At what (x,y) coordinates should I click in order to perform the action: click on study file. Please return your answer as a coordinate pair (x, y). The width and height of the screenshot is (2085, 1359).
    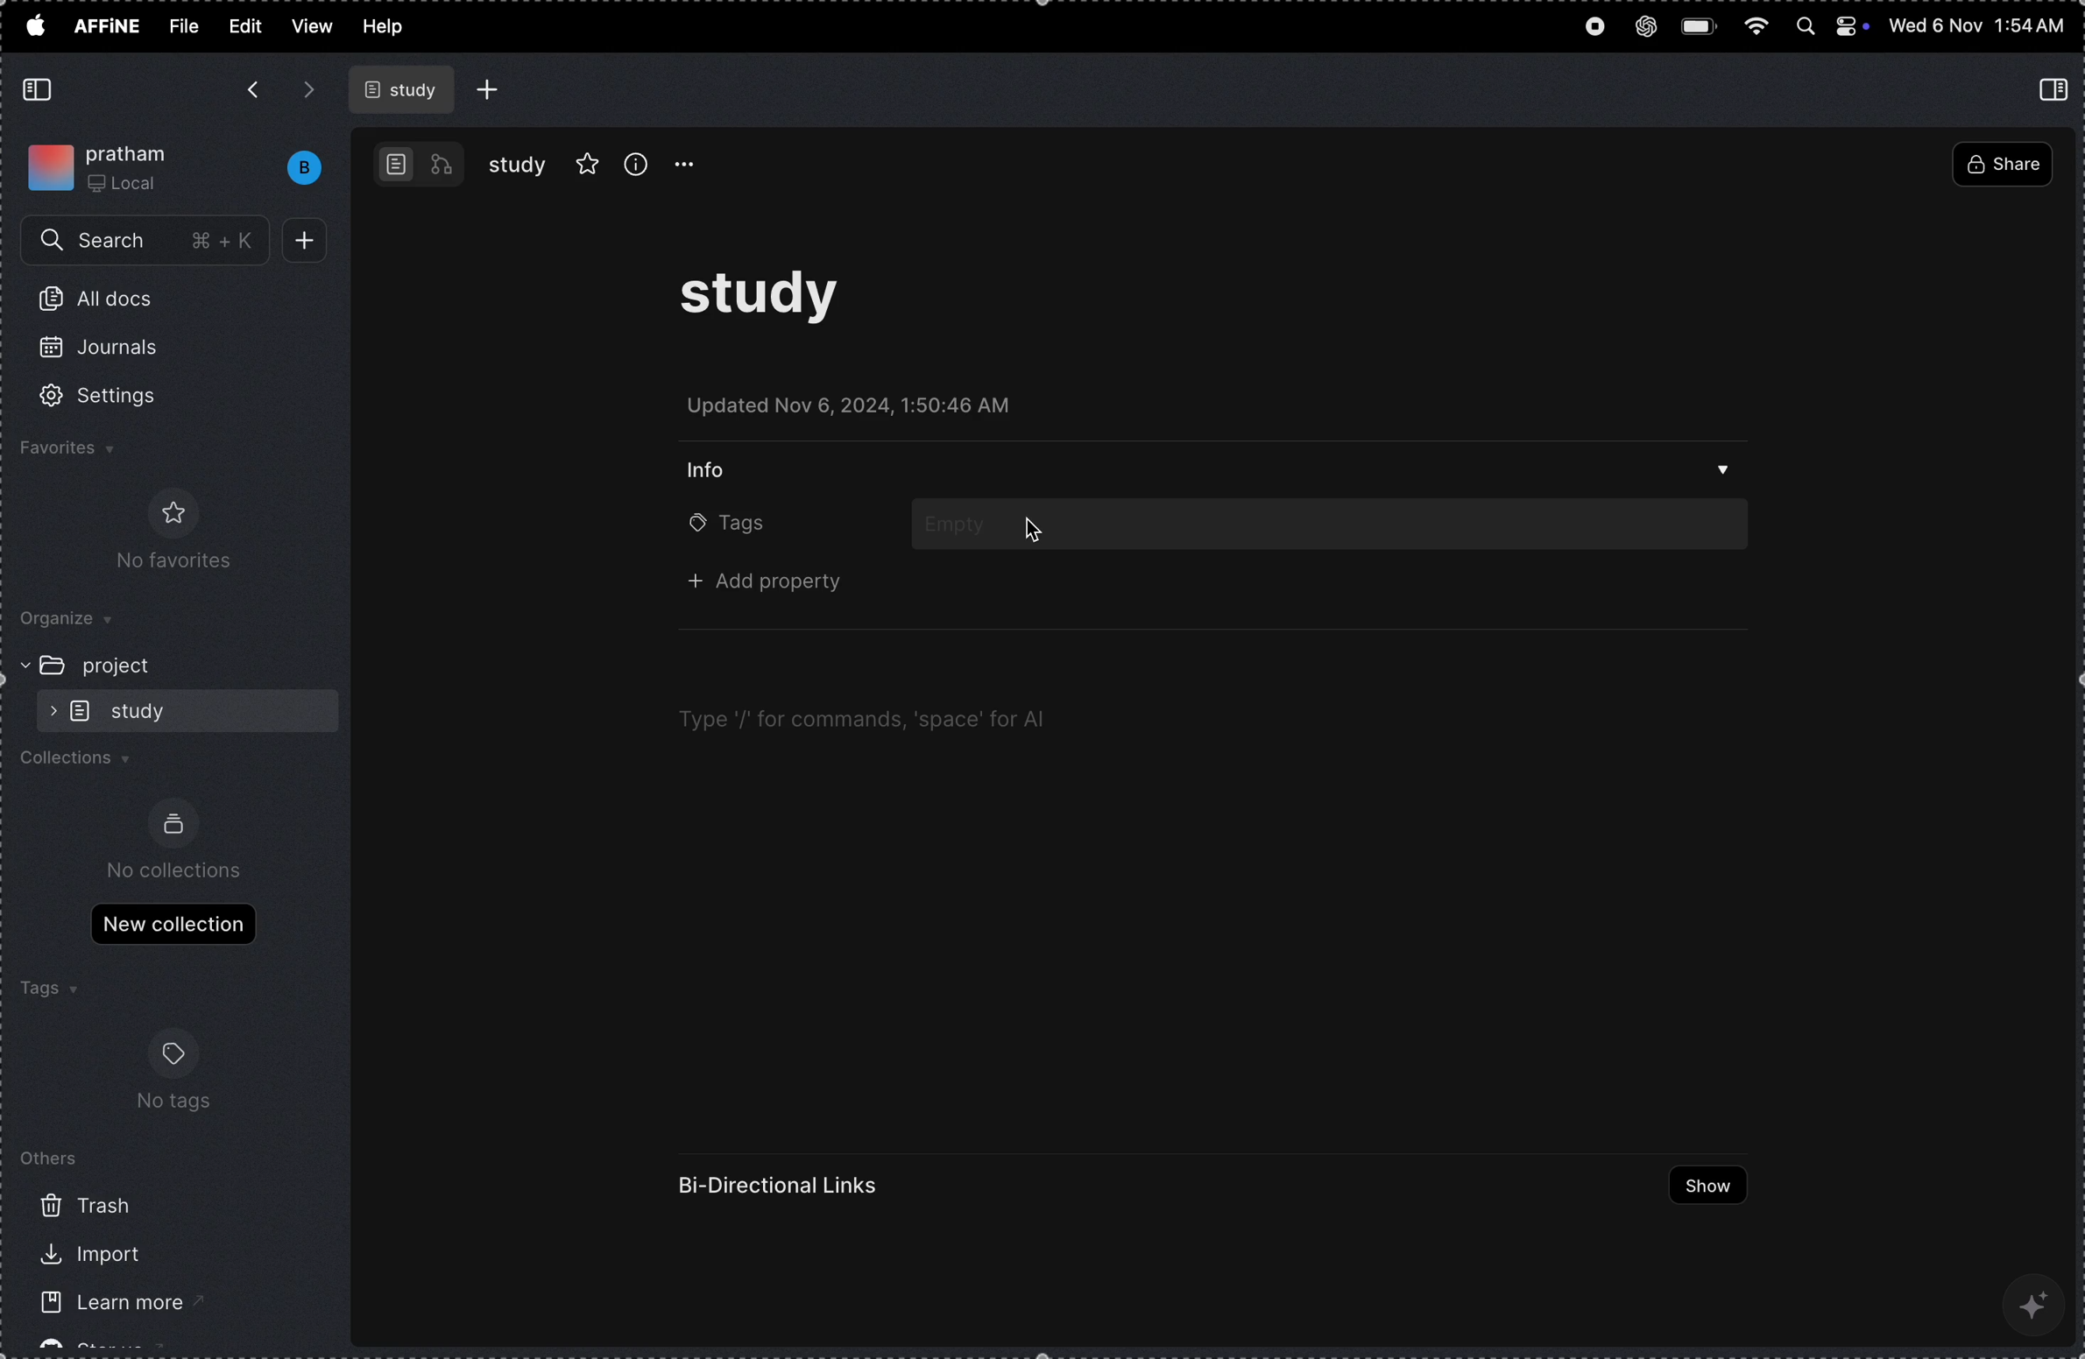
    Looking at the image, I should click on (405, 89).